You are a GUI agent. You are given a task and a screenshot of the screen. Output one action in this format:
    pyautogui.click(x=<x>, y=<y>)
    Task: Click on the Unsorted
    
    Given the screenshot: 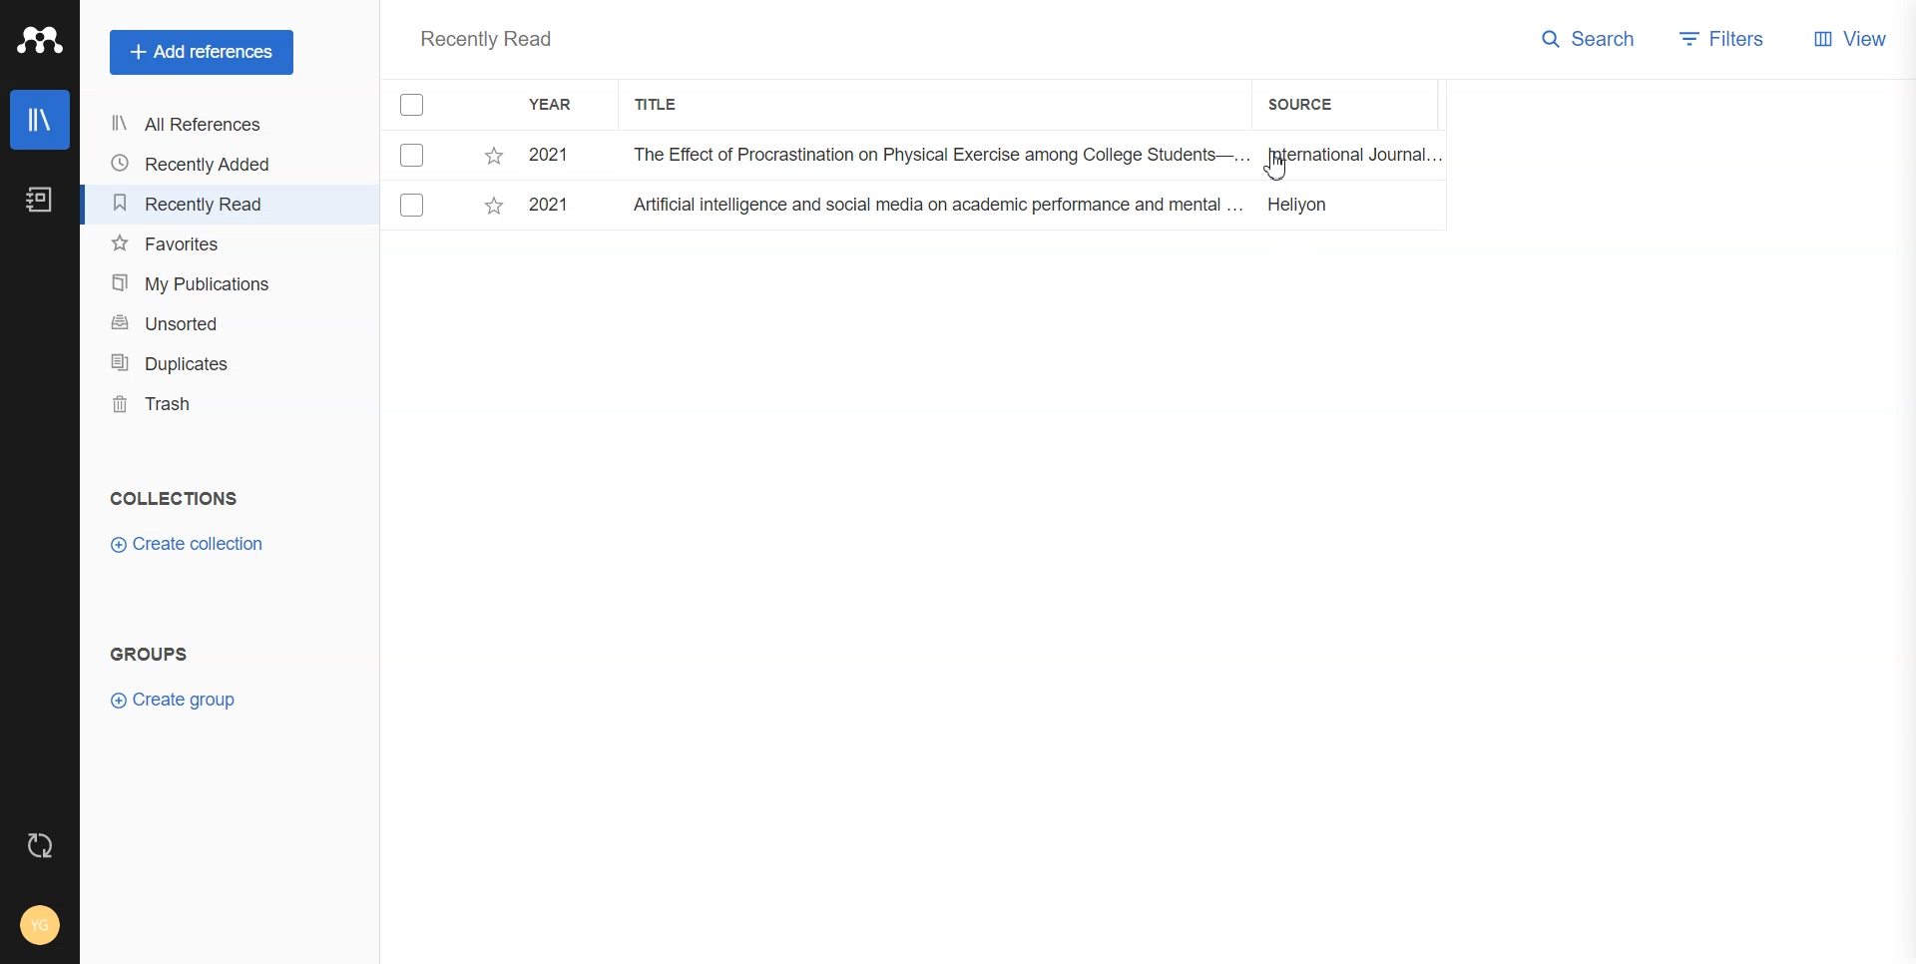 What is the action you would take?
    pyautogui.click(x=197, y=321)
    